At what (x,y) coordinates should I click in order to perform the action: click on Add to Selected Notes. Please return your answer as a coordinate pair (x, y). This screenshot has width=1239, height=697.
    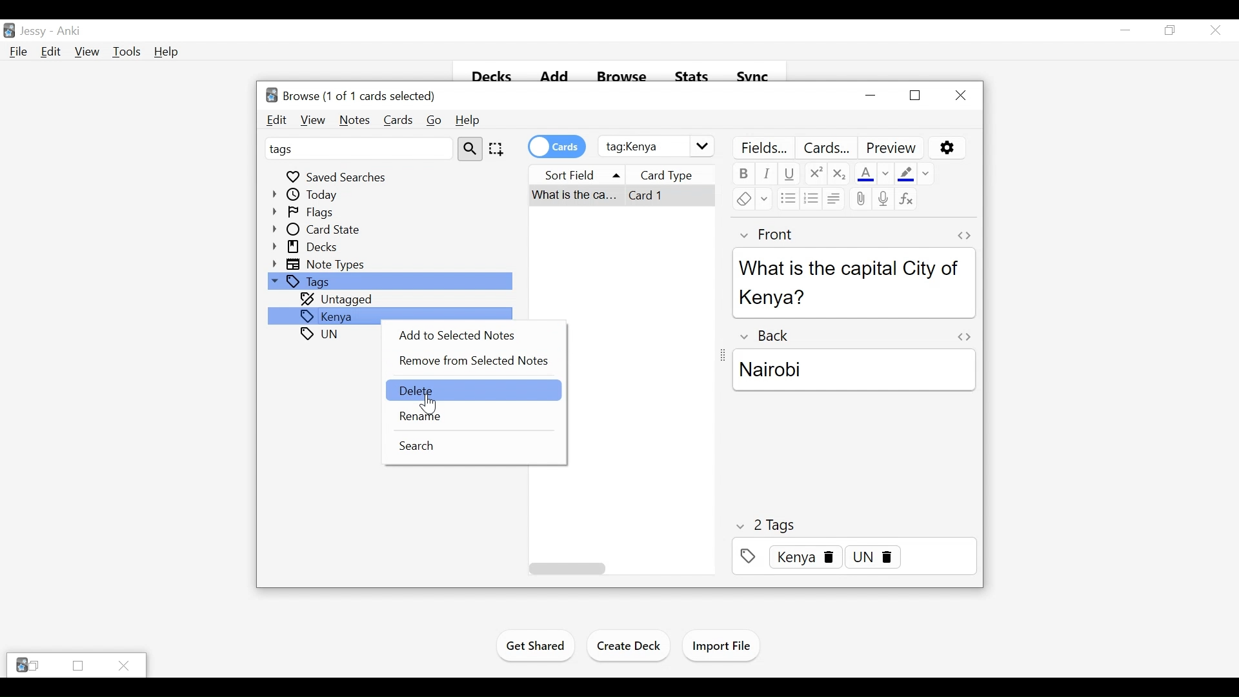
    Looking at the image, I should click on (455, 334).